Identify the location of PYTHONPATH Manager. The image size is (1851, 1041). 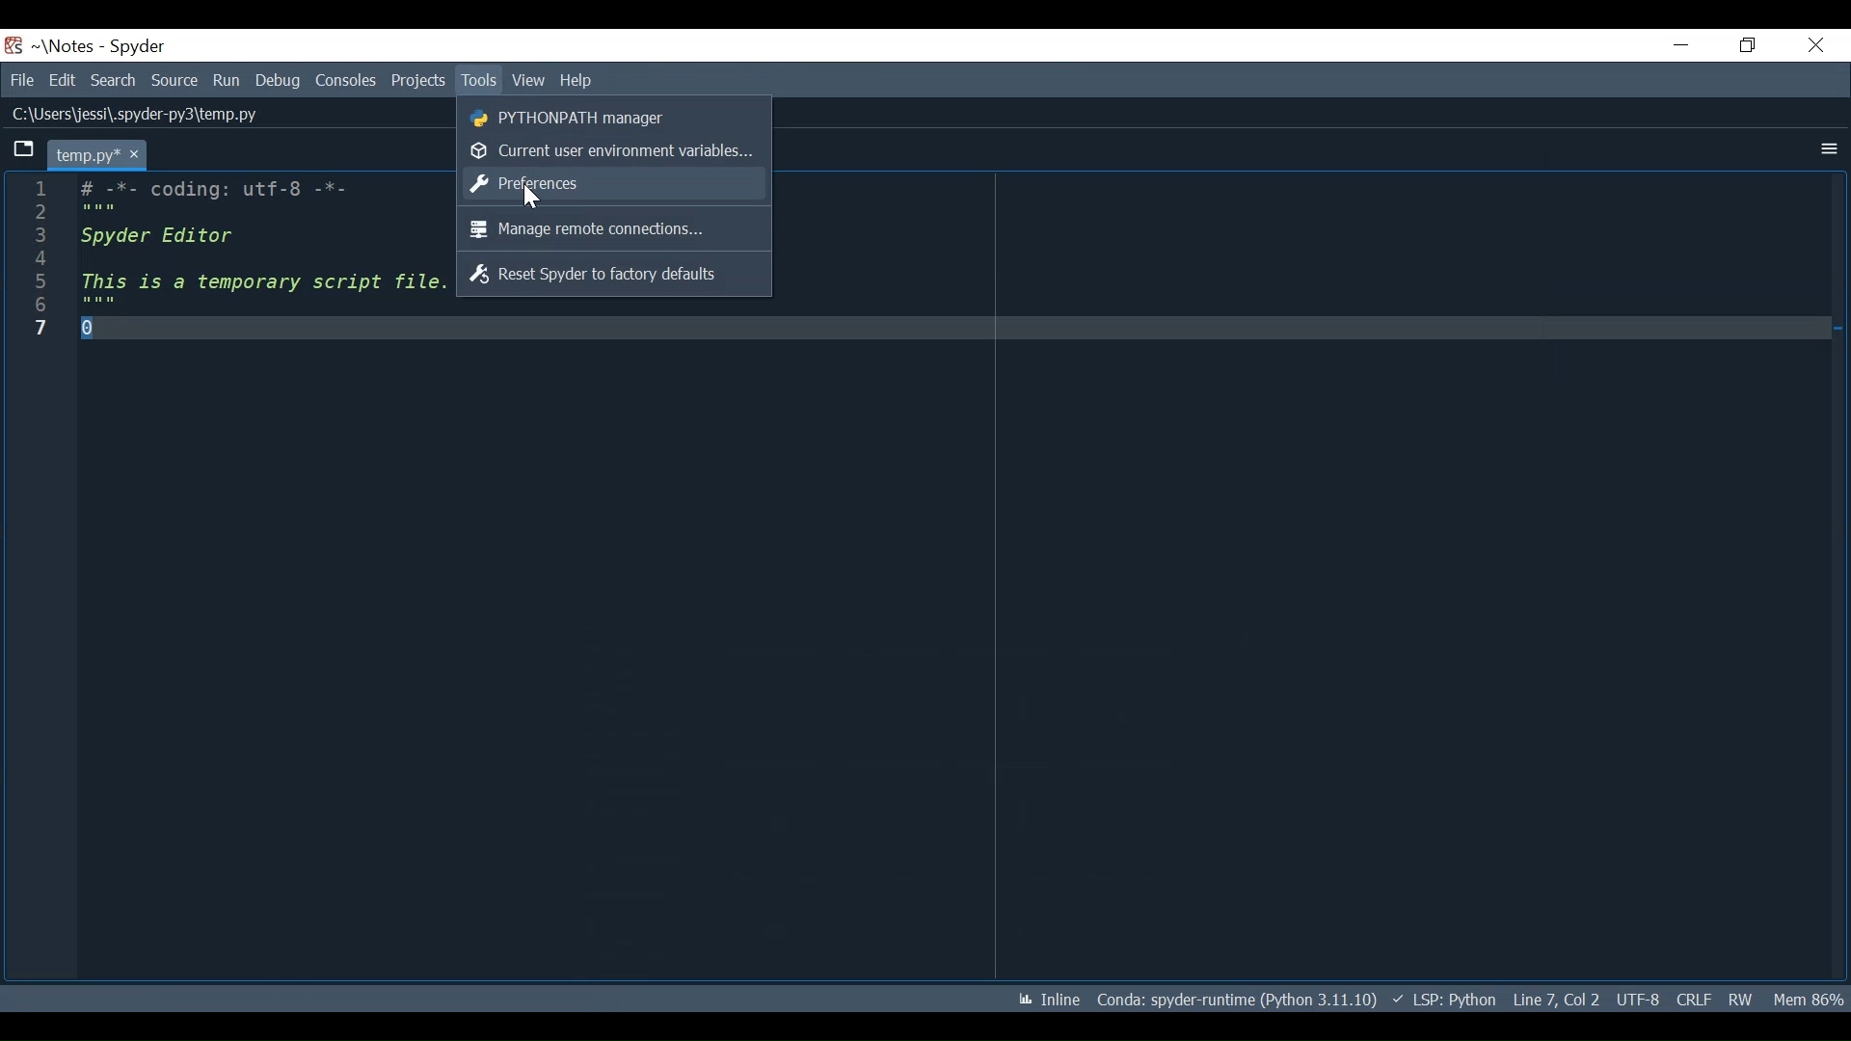
(598, 120).